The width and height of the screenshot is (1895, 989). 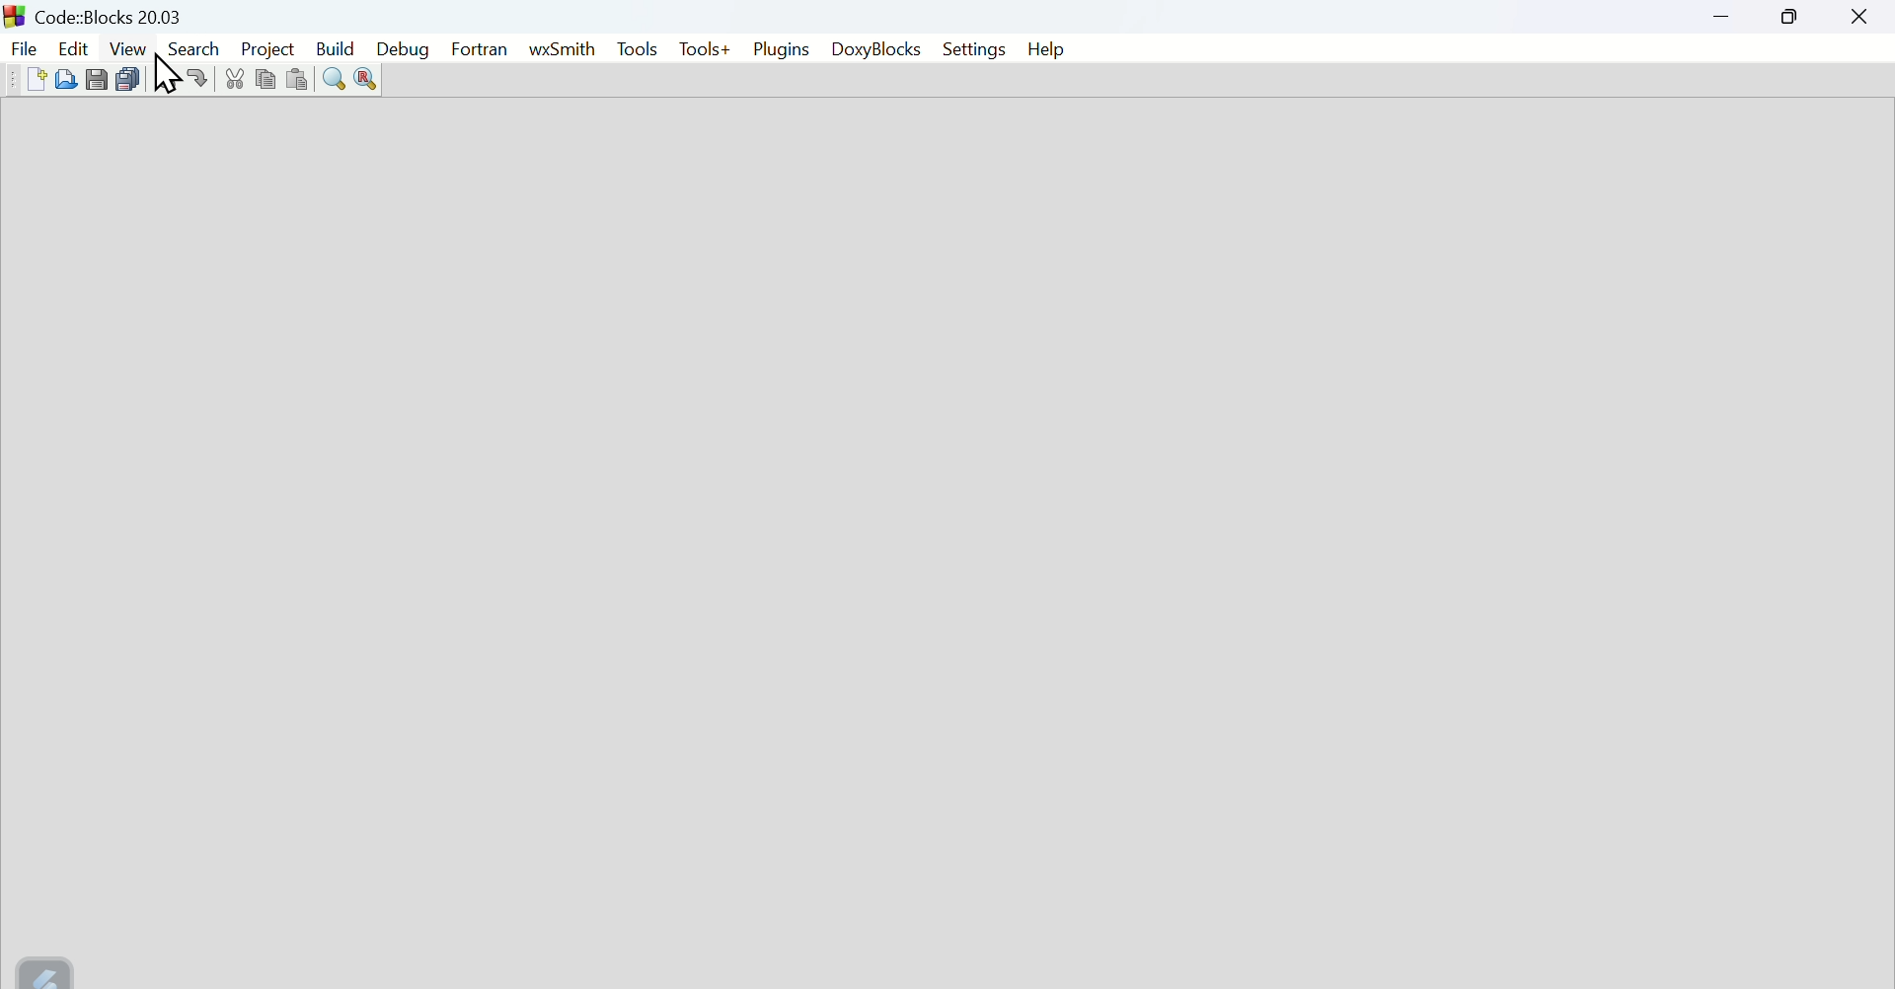 I want to click on Build, so click(x=335, y=49).